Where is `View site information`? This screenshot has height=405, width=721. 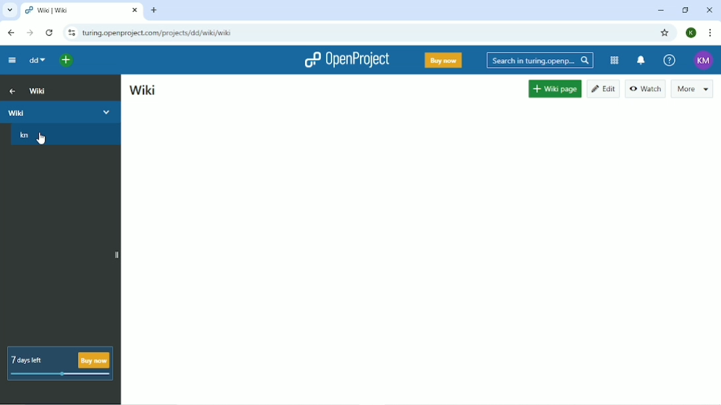
View site information is located at coordinates (71, 34).